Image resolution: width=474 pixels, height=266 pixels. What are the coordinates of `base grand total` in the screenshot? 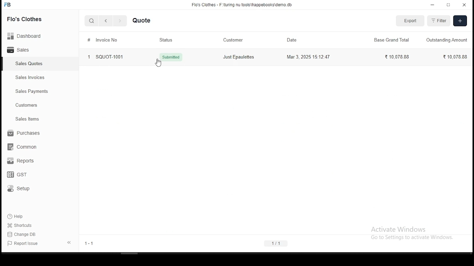 It's located at (390, 40).